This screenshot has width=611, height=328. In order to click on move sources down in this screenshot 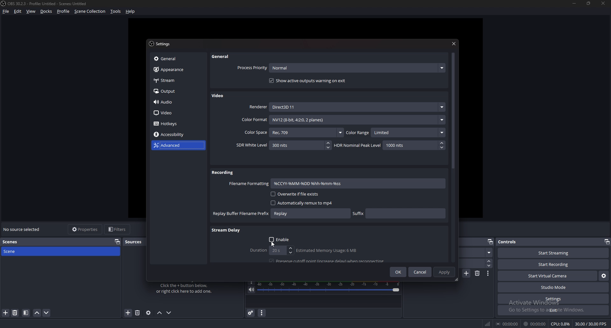, I will do `click(169, 313)`.